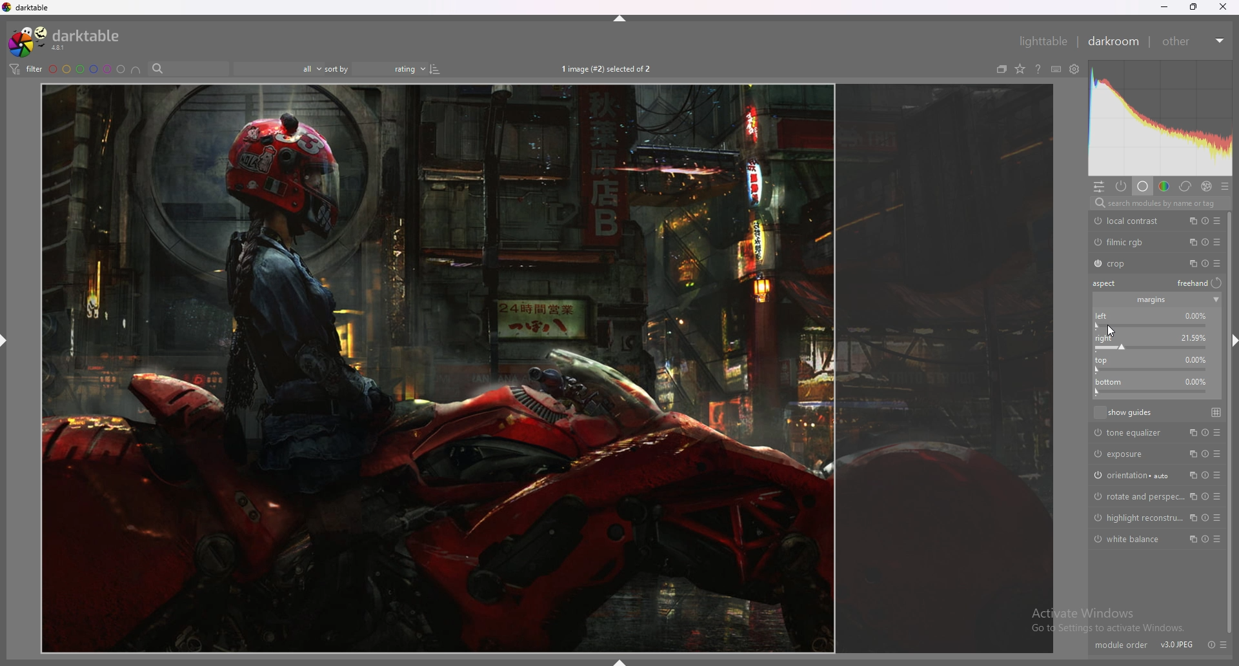  Describe the element at coordinates (1193, 6) in the screenshot. I see `resize` at that location.